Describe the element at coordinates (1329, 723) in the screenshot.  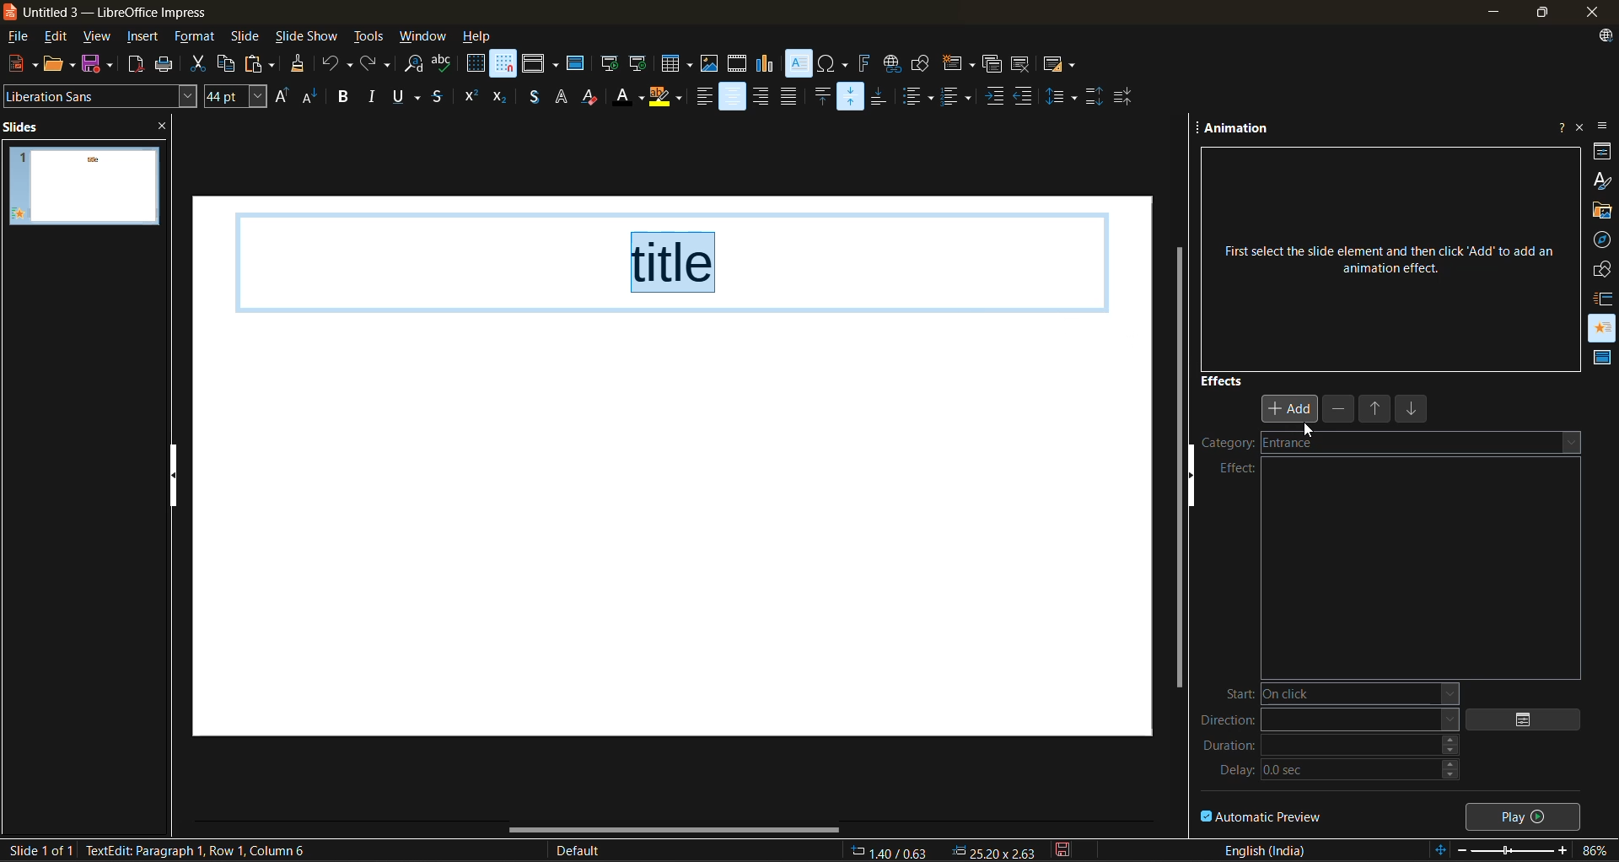
I see `direction` at that location.